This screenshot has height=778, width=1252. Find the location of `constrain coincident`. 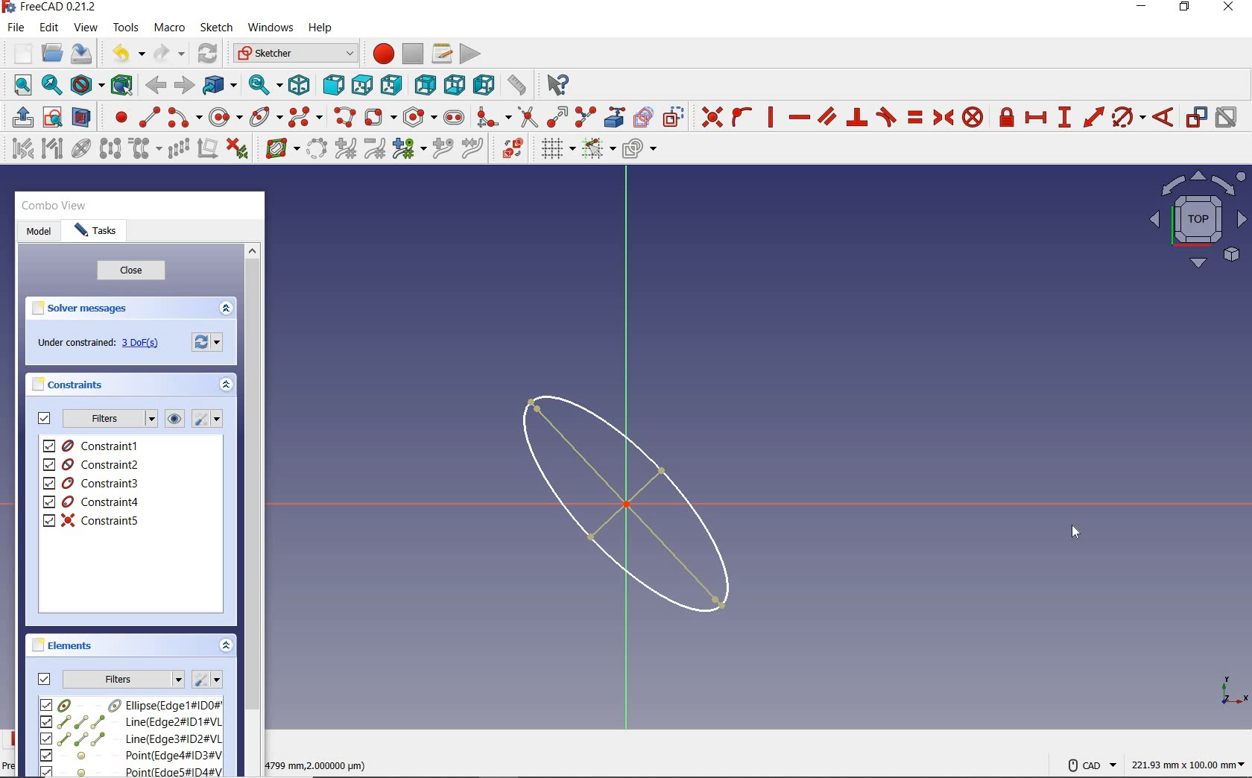

constrain coincident is located at coordinates (708, 117).